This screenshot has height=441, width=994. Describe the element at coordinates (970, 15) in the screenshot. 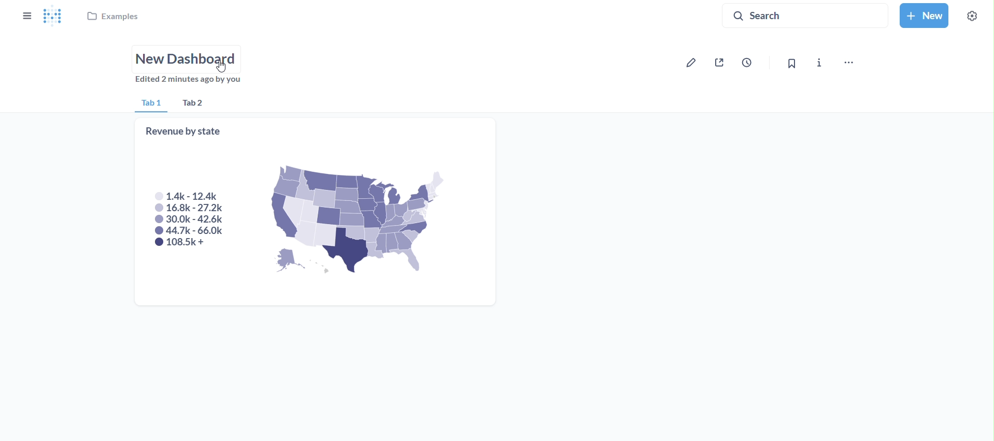

I see `settings` at that location.